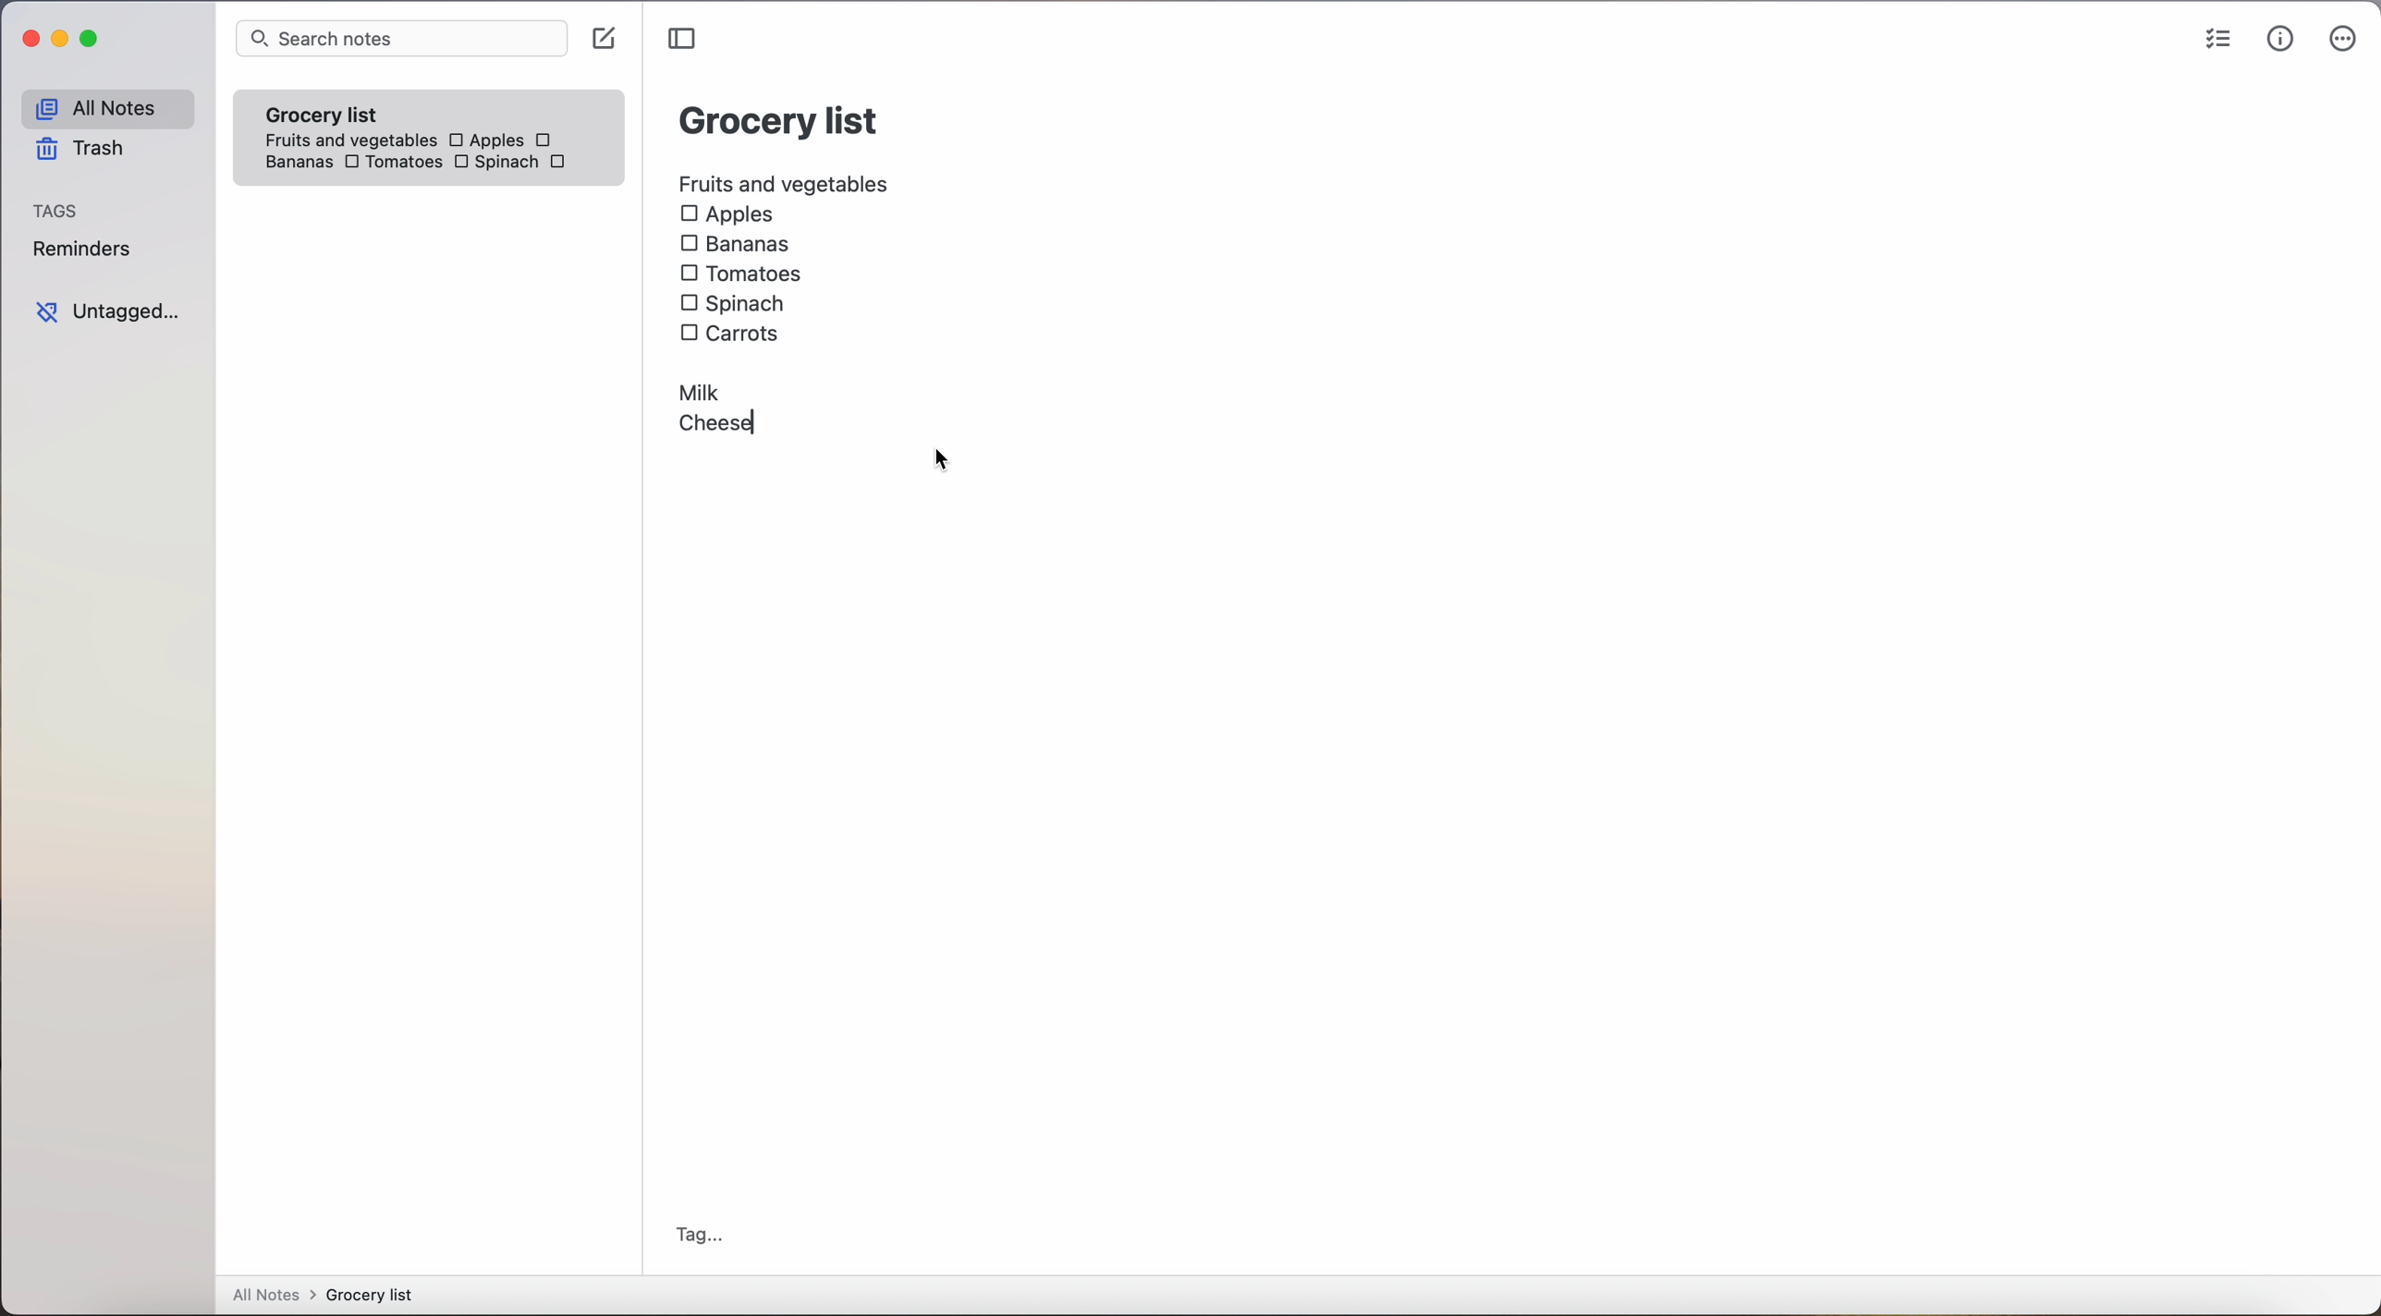 The width and height of the screenshot is (2381, 1316). What do you see at coordinates (62, 209) in the screenshot?
I see `tags` at bounding box center [62, 209].